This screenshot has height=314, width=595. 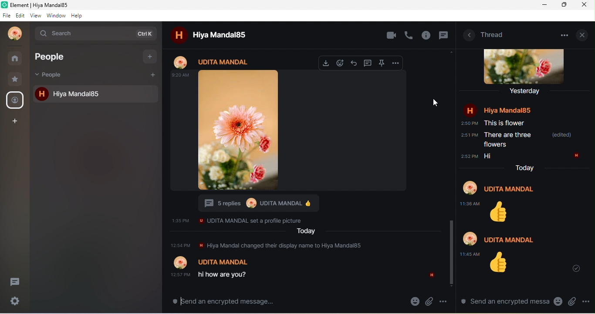 What do you see at coordinates (576, 156) in the screenshot?
I see `H` at bounding box center [576, 156].